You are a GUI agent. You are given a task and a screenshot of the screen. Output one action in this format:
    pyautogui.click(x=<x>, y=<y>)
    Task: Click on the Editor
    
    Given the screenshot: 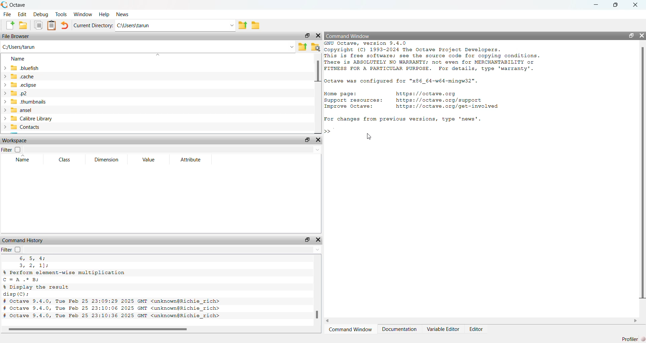 What is the action you would take?
    pyautogui.click(x=476, y=330)
    